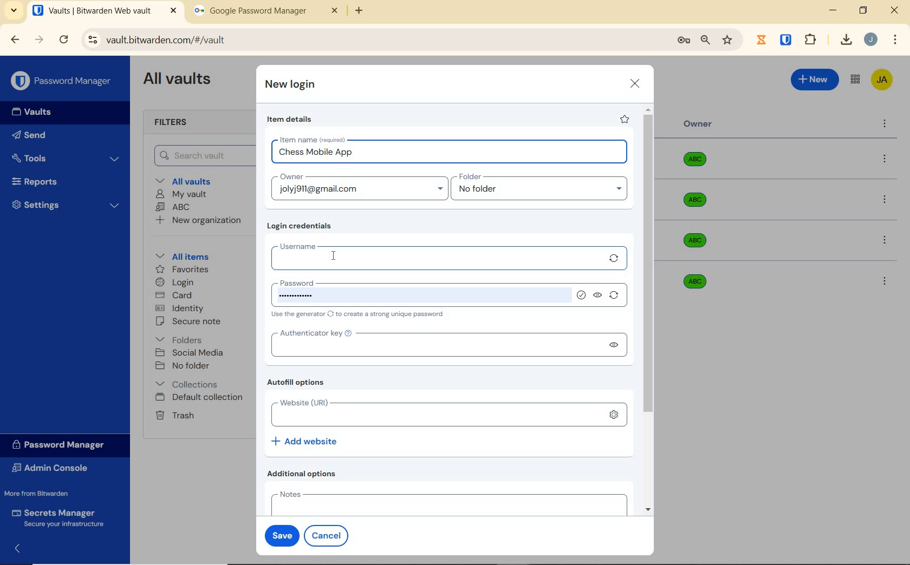 The width and height of the screenshot is (910, 565). What do you see at coordinates (181, 338) in the screenshot?
I see `Folders` at bounding box center [181, 338].